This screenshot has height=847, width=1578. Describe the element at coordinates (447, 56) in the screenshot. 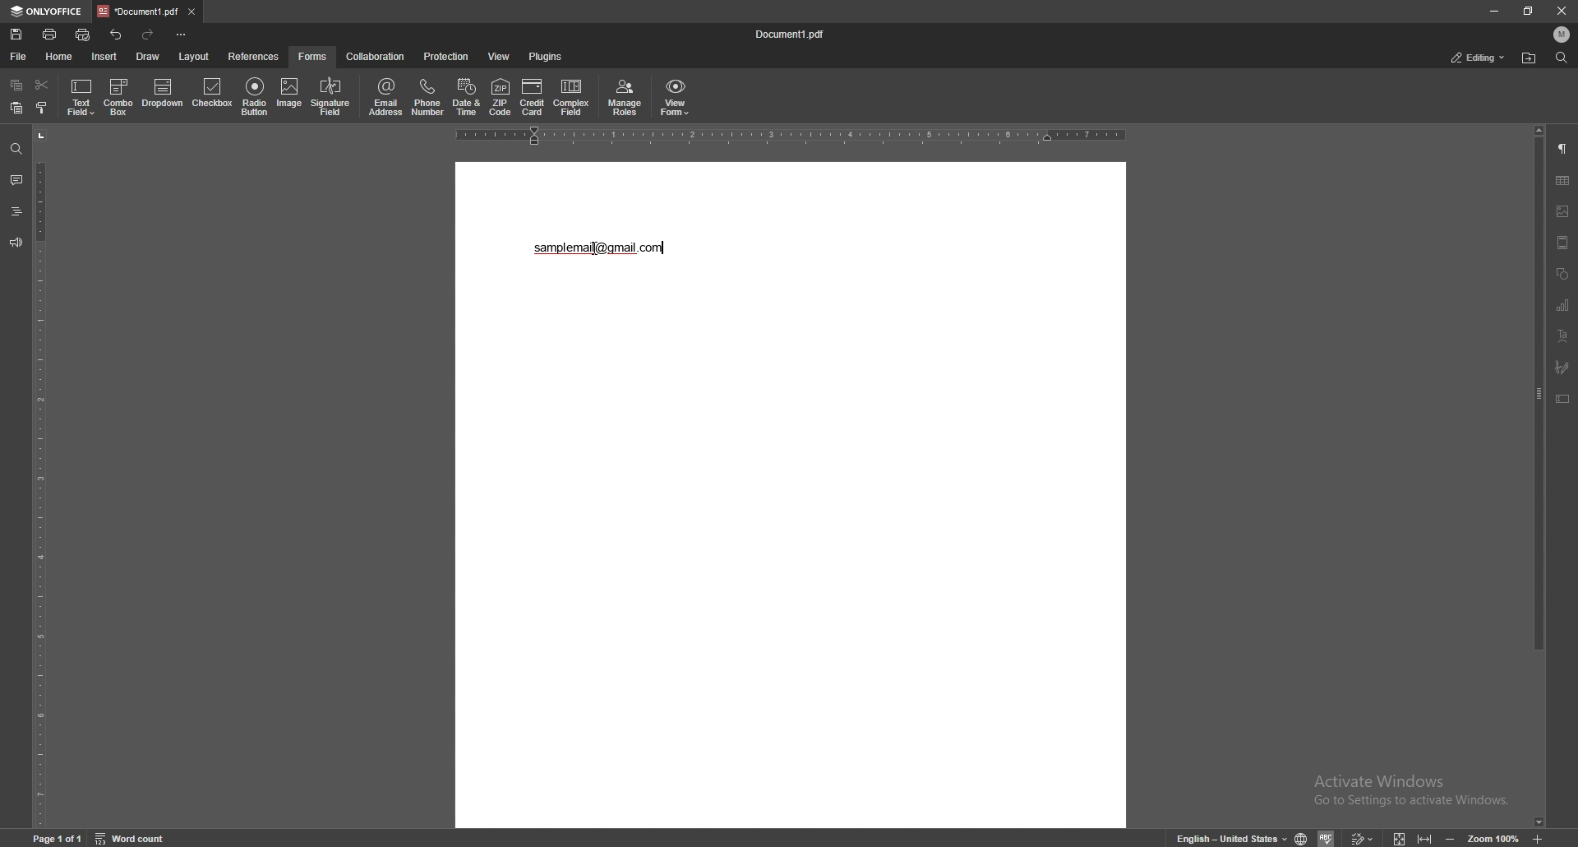

I see `protection` at that location.